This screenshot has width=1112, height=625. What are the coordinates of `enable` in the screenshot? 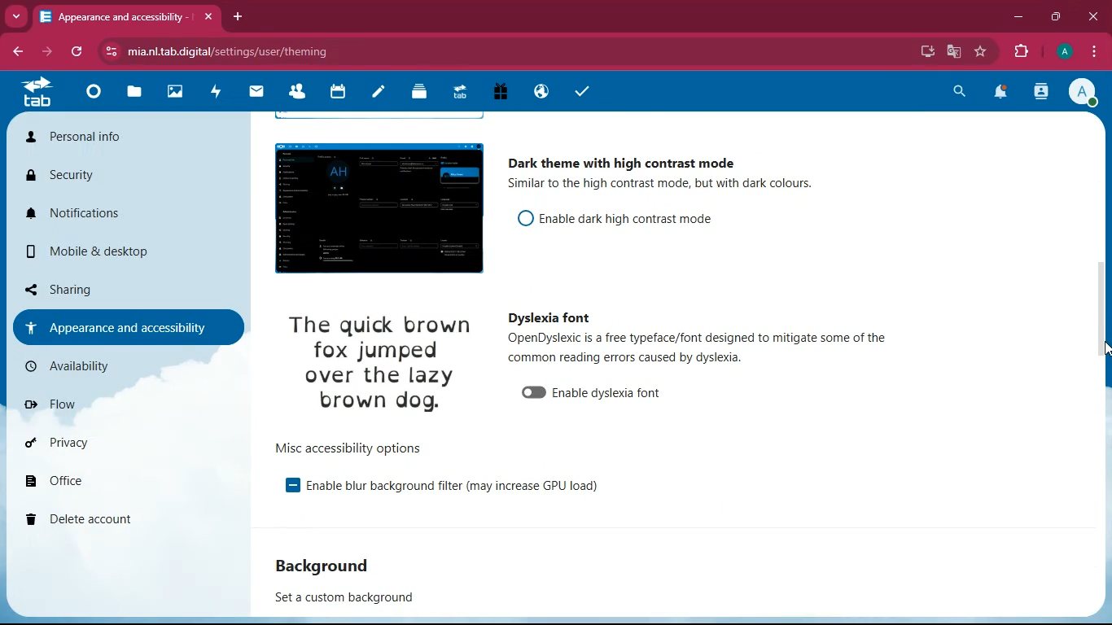 It's located at (463, 487).